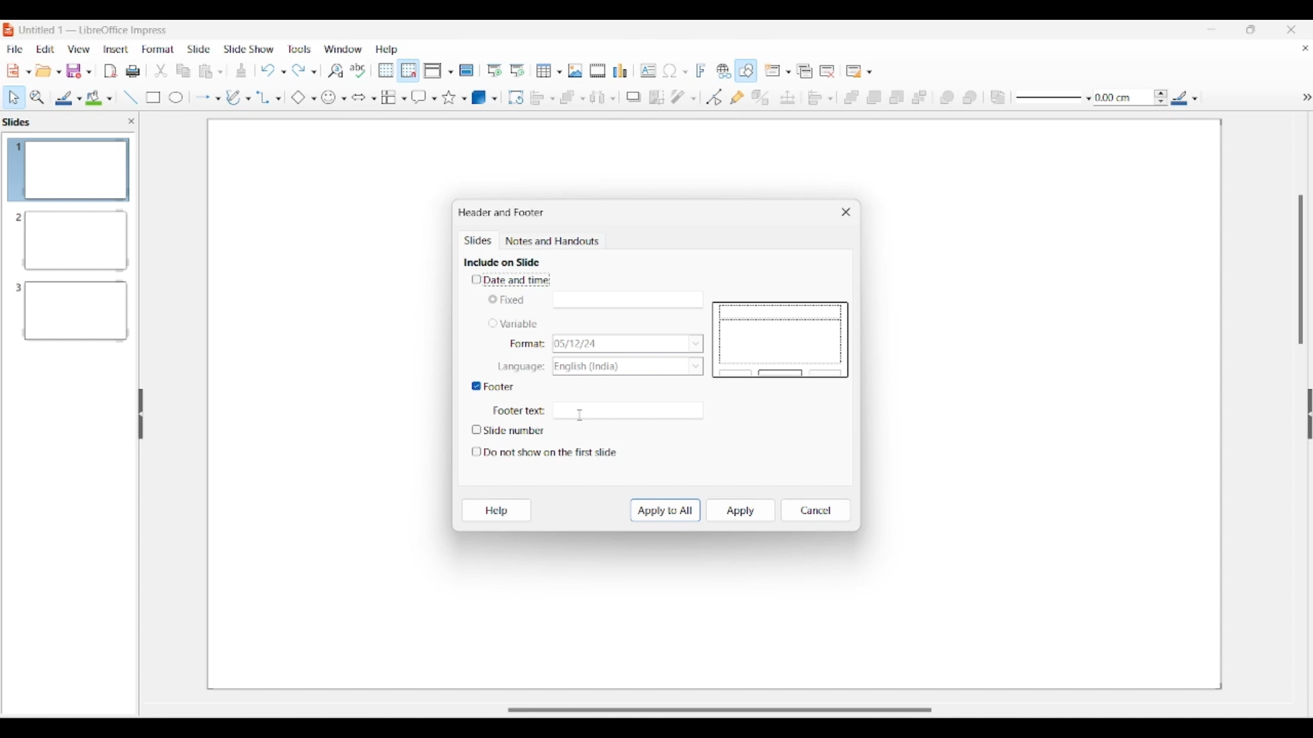 This screenshot has width=1313, height=738. I want to click on Toggle for date and time, so click(512, 280).